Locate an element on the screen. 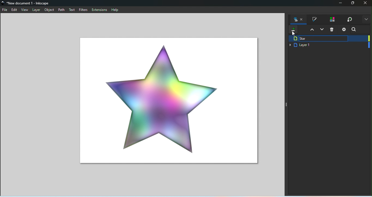 This screenshot has width=372, height=197. Search bar is located at coordinates (356, 31).